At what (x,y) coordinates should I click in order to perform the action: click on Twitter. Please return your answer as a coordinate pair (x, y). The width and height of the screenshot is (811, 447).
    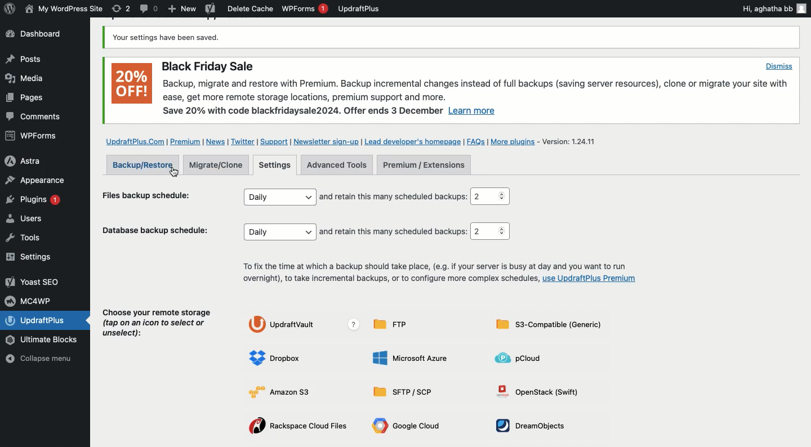
    Looking at the image, I should click on (243, 141).